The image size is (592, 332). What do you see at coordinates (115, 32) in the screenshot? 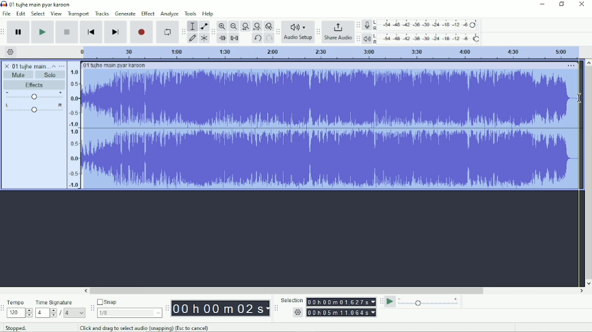
I see `Skip to end` at bounding box center [115, 32].